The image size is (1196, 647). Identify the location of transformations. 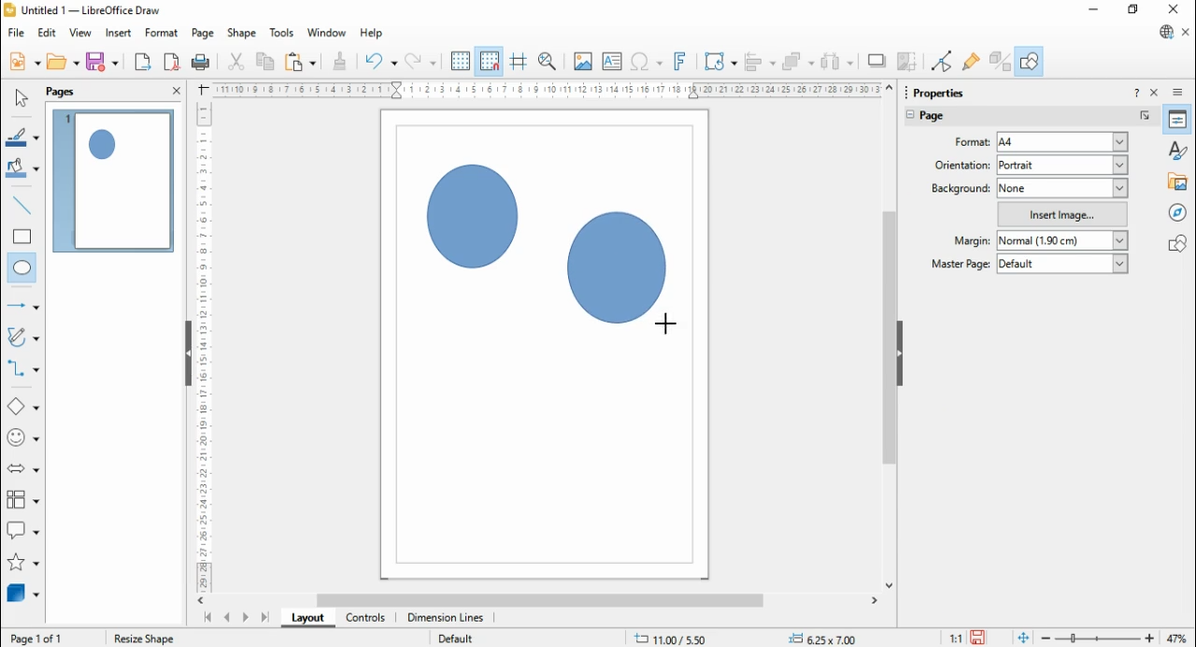
(719, 63).